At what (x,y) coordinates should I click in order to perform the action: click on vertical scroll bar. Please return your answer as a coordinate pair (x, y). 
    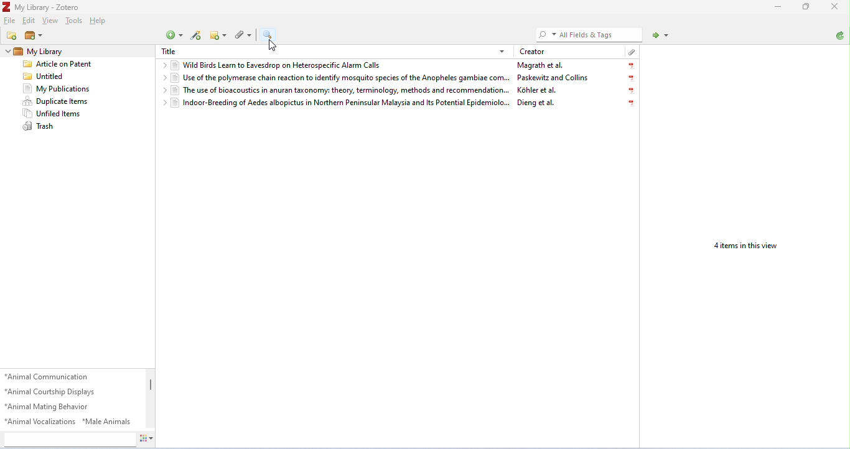
    Looking at the image, I should click on (149, 387).